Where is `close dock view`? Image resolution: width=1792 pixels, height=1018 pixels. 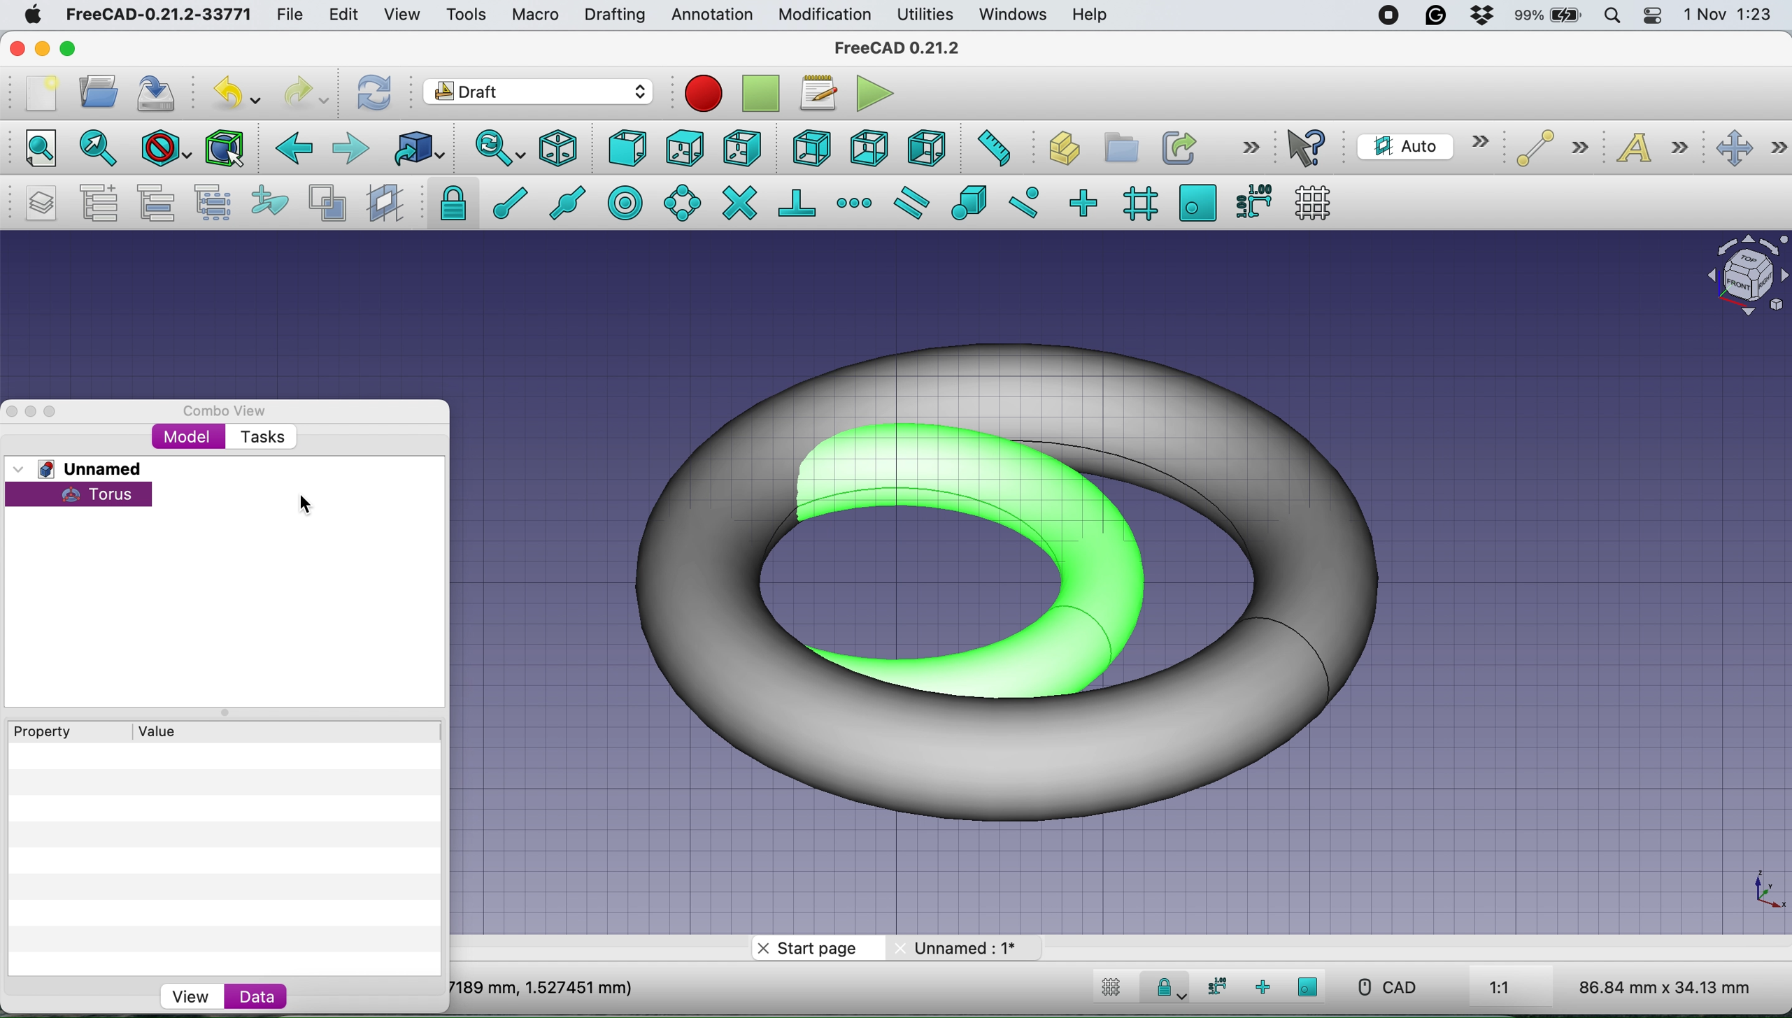
close dock view is located at coordinates (11, 412).